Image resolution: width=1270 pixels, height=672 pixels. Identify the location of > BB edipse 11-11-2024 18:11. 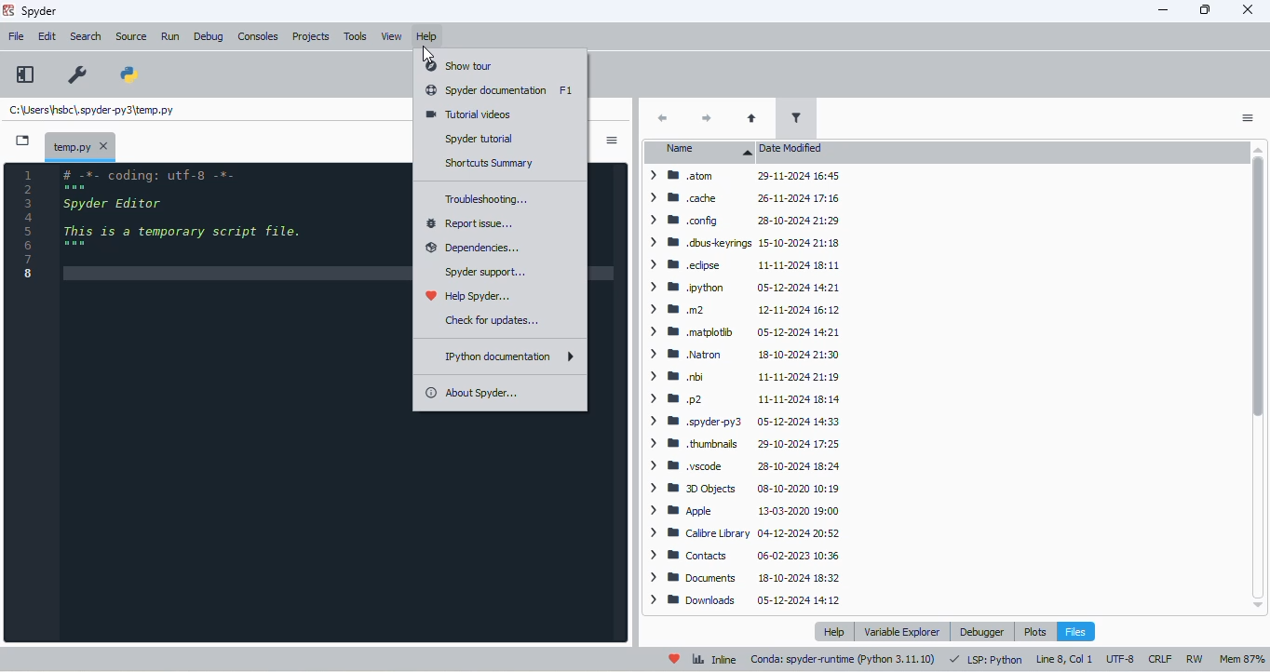
(740, 264).